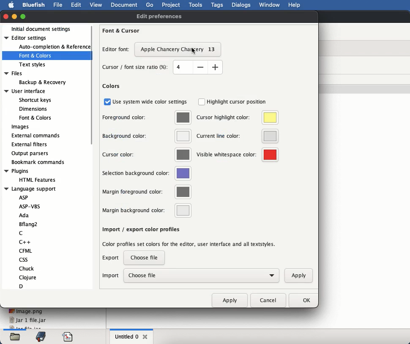  Describe the element at coordinates (111, 276) in the screenshot. I see `import` at that location.